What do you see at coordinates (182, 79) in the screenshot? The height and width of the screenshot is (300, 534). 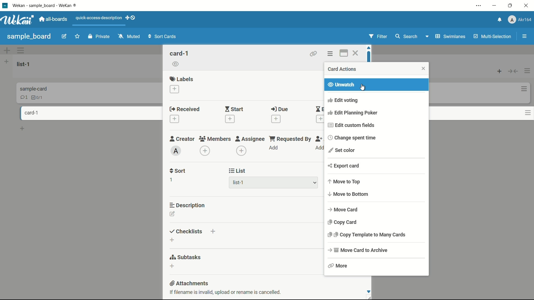 I see `labels` at bounding box center [182, 79].